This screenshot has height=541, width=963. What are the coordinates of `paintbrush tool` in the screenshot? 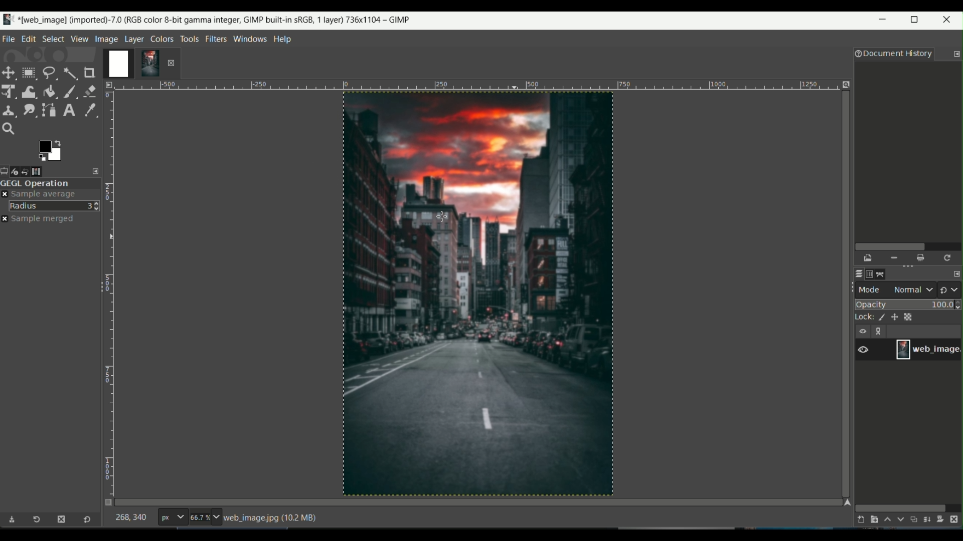 It's located at (70, 91).